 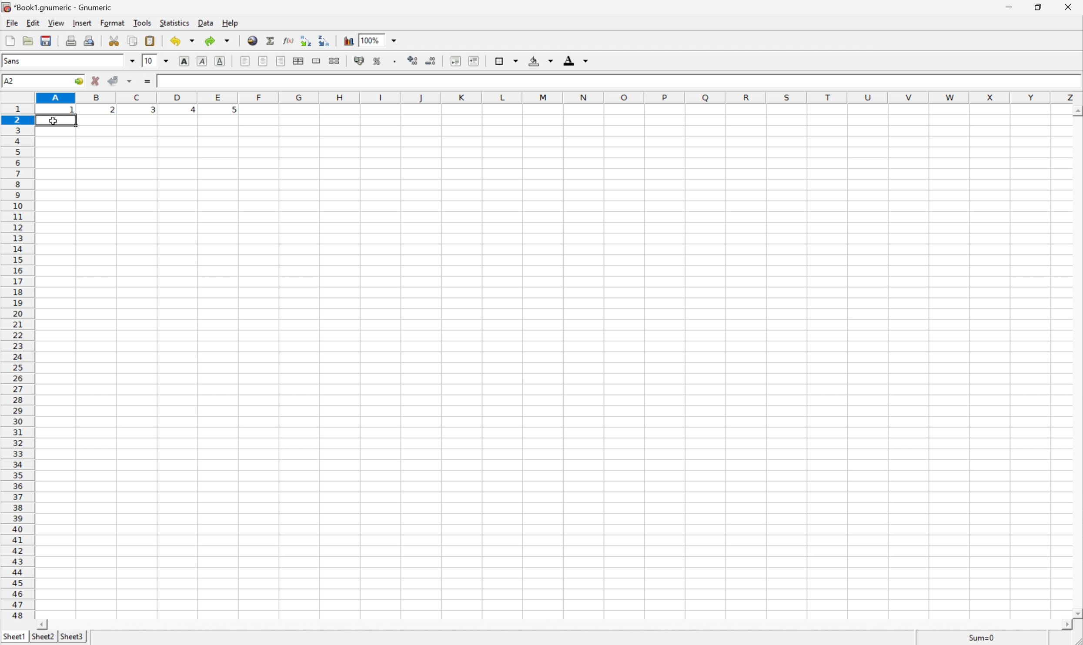 What do you see at coordinates (204, 23) in the screenshot?
I see `data` at bounding box center [204, 23].